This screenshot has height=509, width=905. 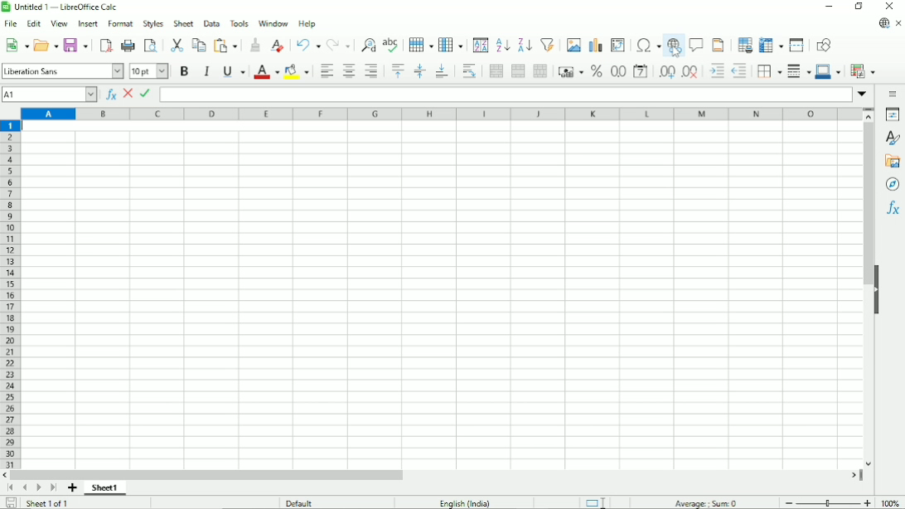 What do you see at coordinates (227, 45) in the screenshot?
I see `Paste` at bounding box center [227, 45].